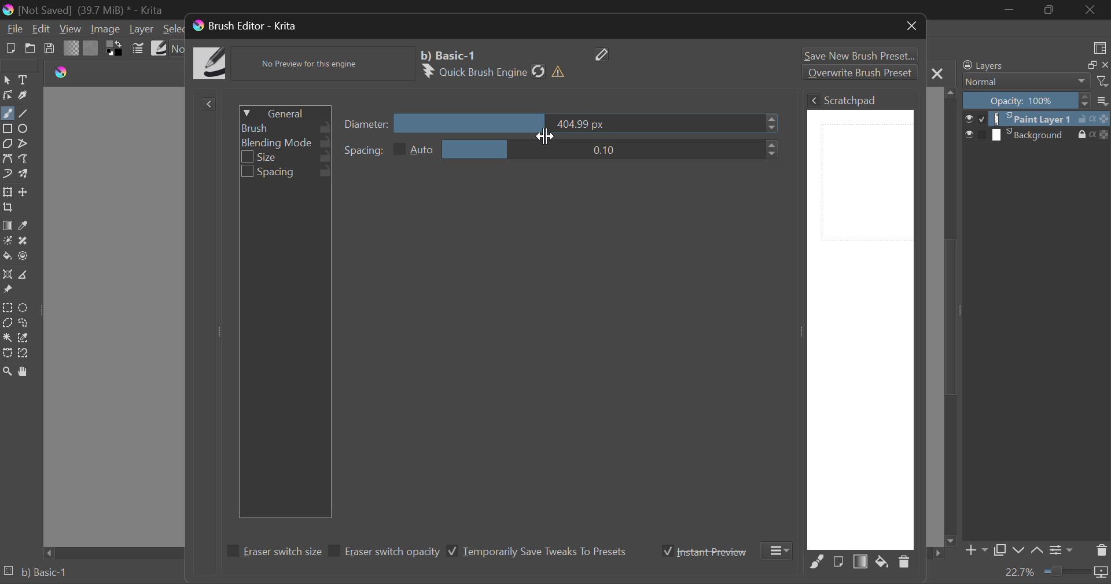 Image resolution: width=1111 pixels, height=584 pixels. I want to click on Minimize, so click(1050, 10).